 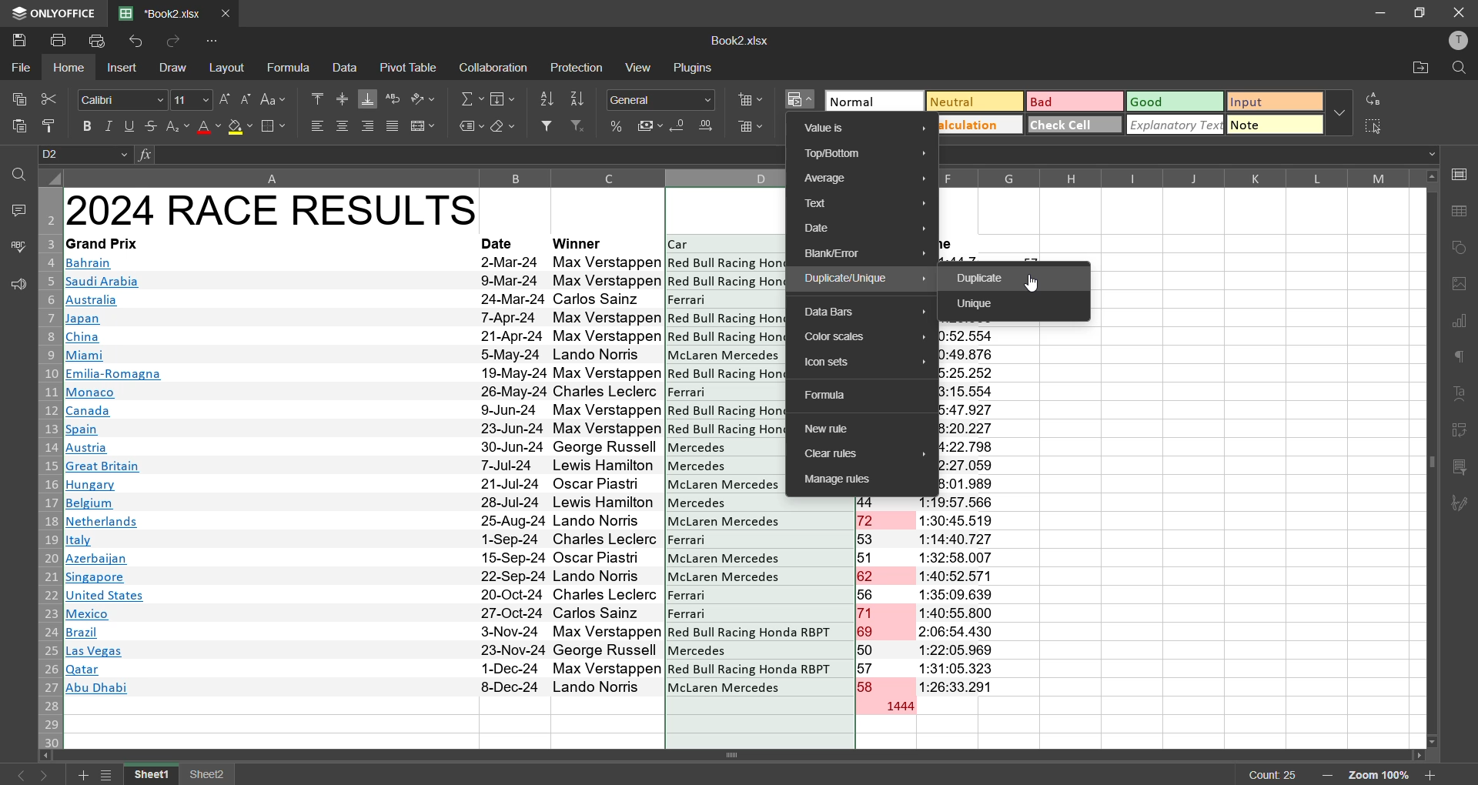 What do you see at coordinates (1431, 459) in the screenshot?
I see `scrollbar` at bounding box center [1431, 459].